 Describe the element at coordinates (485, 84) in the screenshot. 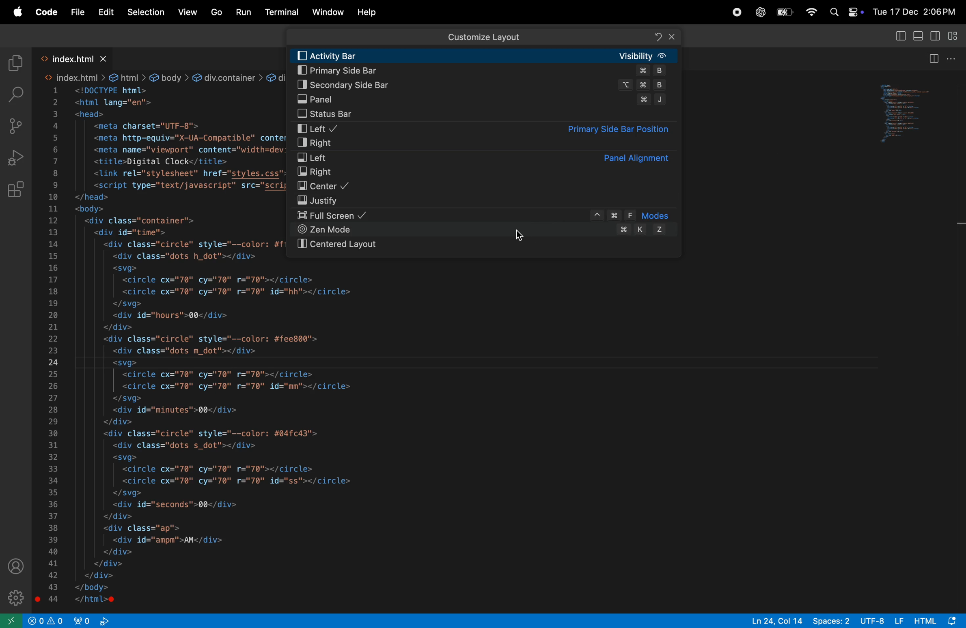

I see `secondary bar` at that location.